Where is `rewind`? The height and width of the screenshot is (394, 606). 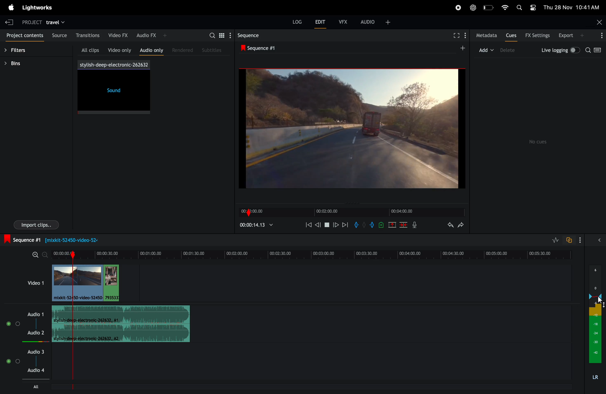 rewind is located at coordinates (308, 224).